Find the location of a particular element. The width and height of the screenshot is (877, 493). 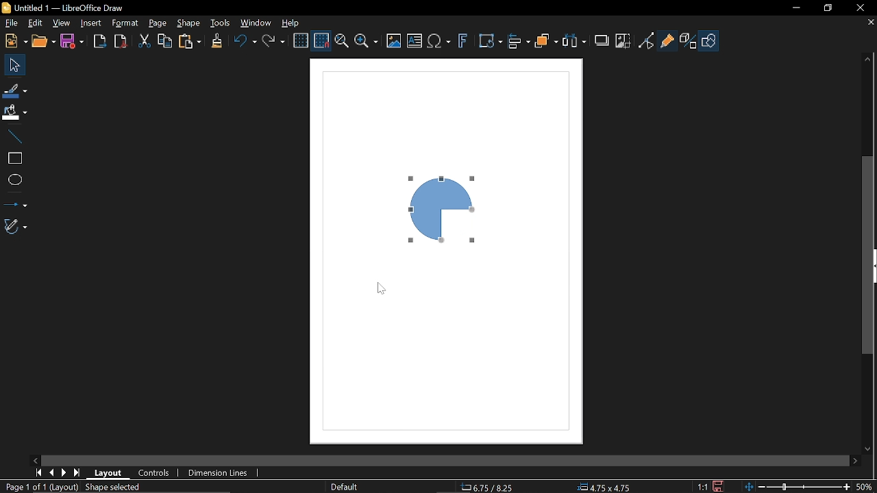

Close tab is located at coordinates (870, 23).